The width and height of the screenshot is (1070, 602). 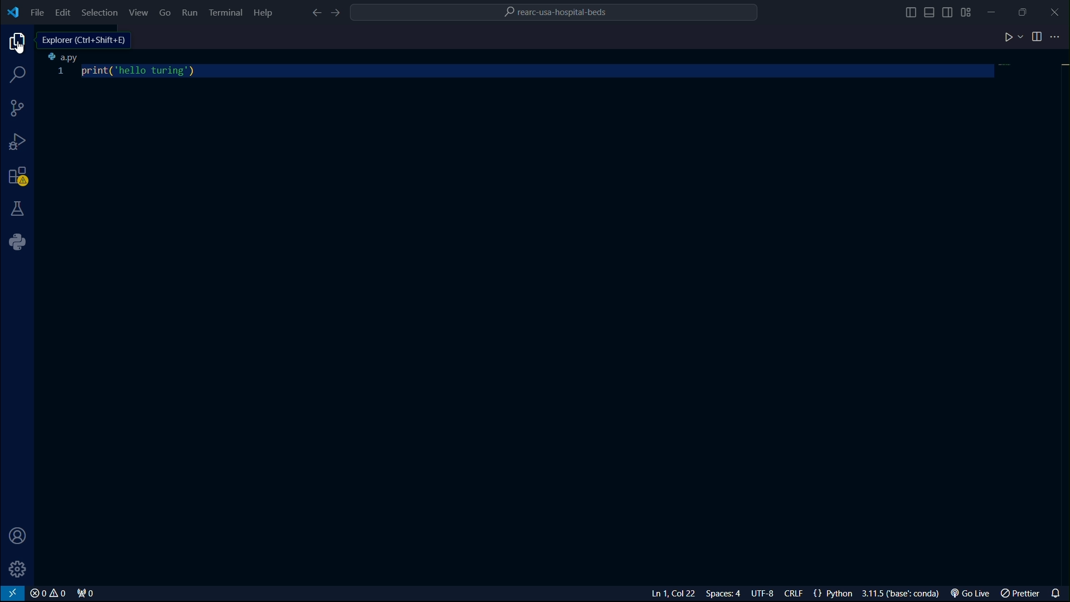 What do you see at coordinates (1021, 593) in the screenshot?
I see `prettier extension` at bounding box center [1021, 593].